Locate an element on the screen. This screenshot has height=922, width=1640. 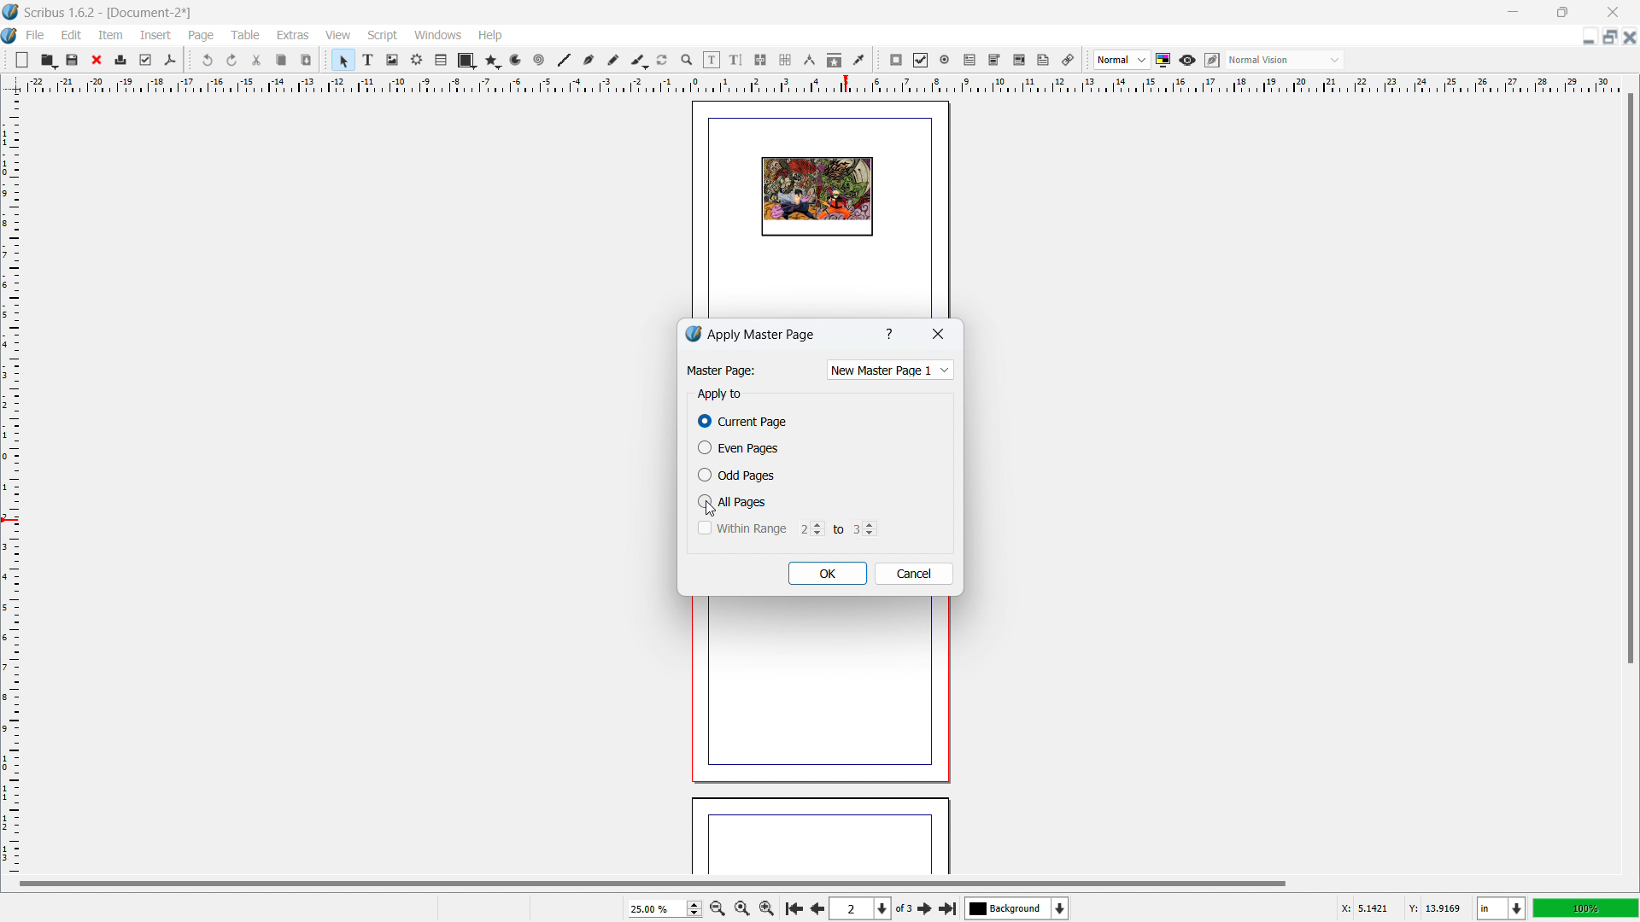
next page is located at coordinates (815, 907).